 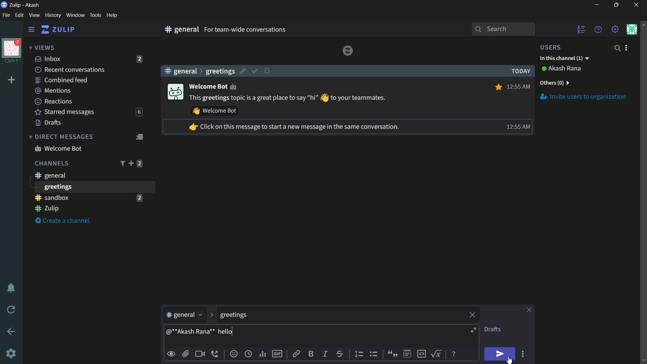 I want to click on drafts, so click(x=492, y=329).